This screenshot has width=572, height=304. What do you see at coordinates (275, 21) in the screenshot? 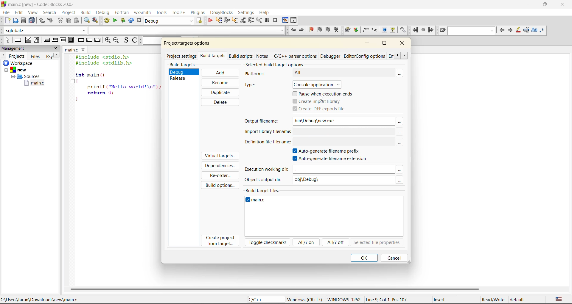
I see `stop debugger` at bounding box center [275, 21].